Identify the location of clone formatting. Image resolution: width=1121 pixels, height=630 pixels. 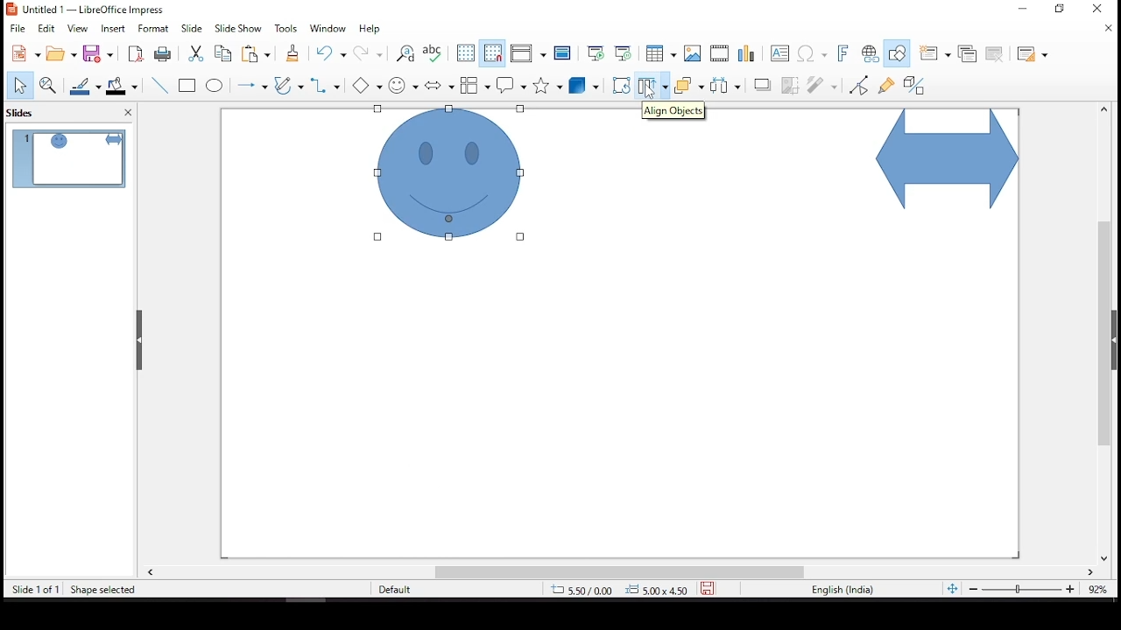
(292, 57).